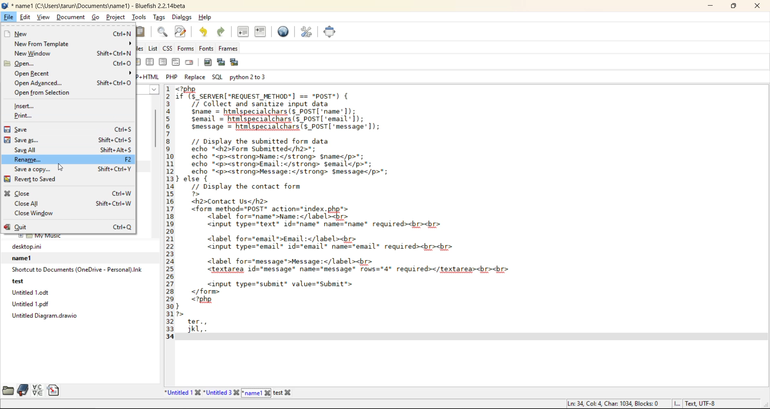 This screenshot has height=409, width=770. What do you see at coordinates (73, 150) in the screenshot?
I see `save all` at bounding box center [73, 150].